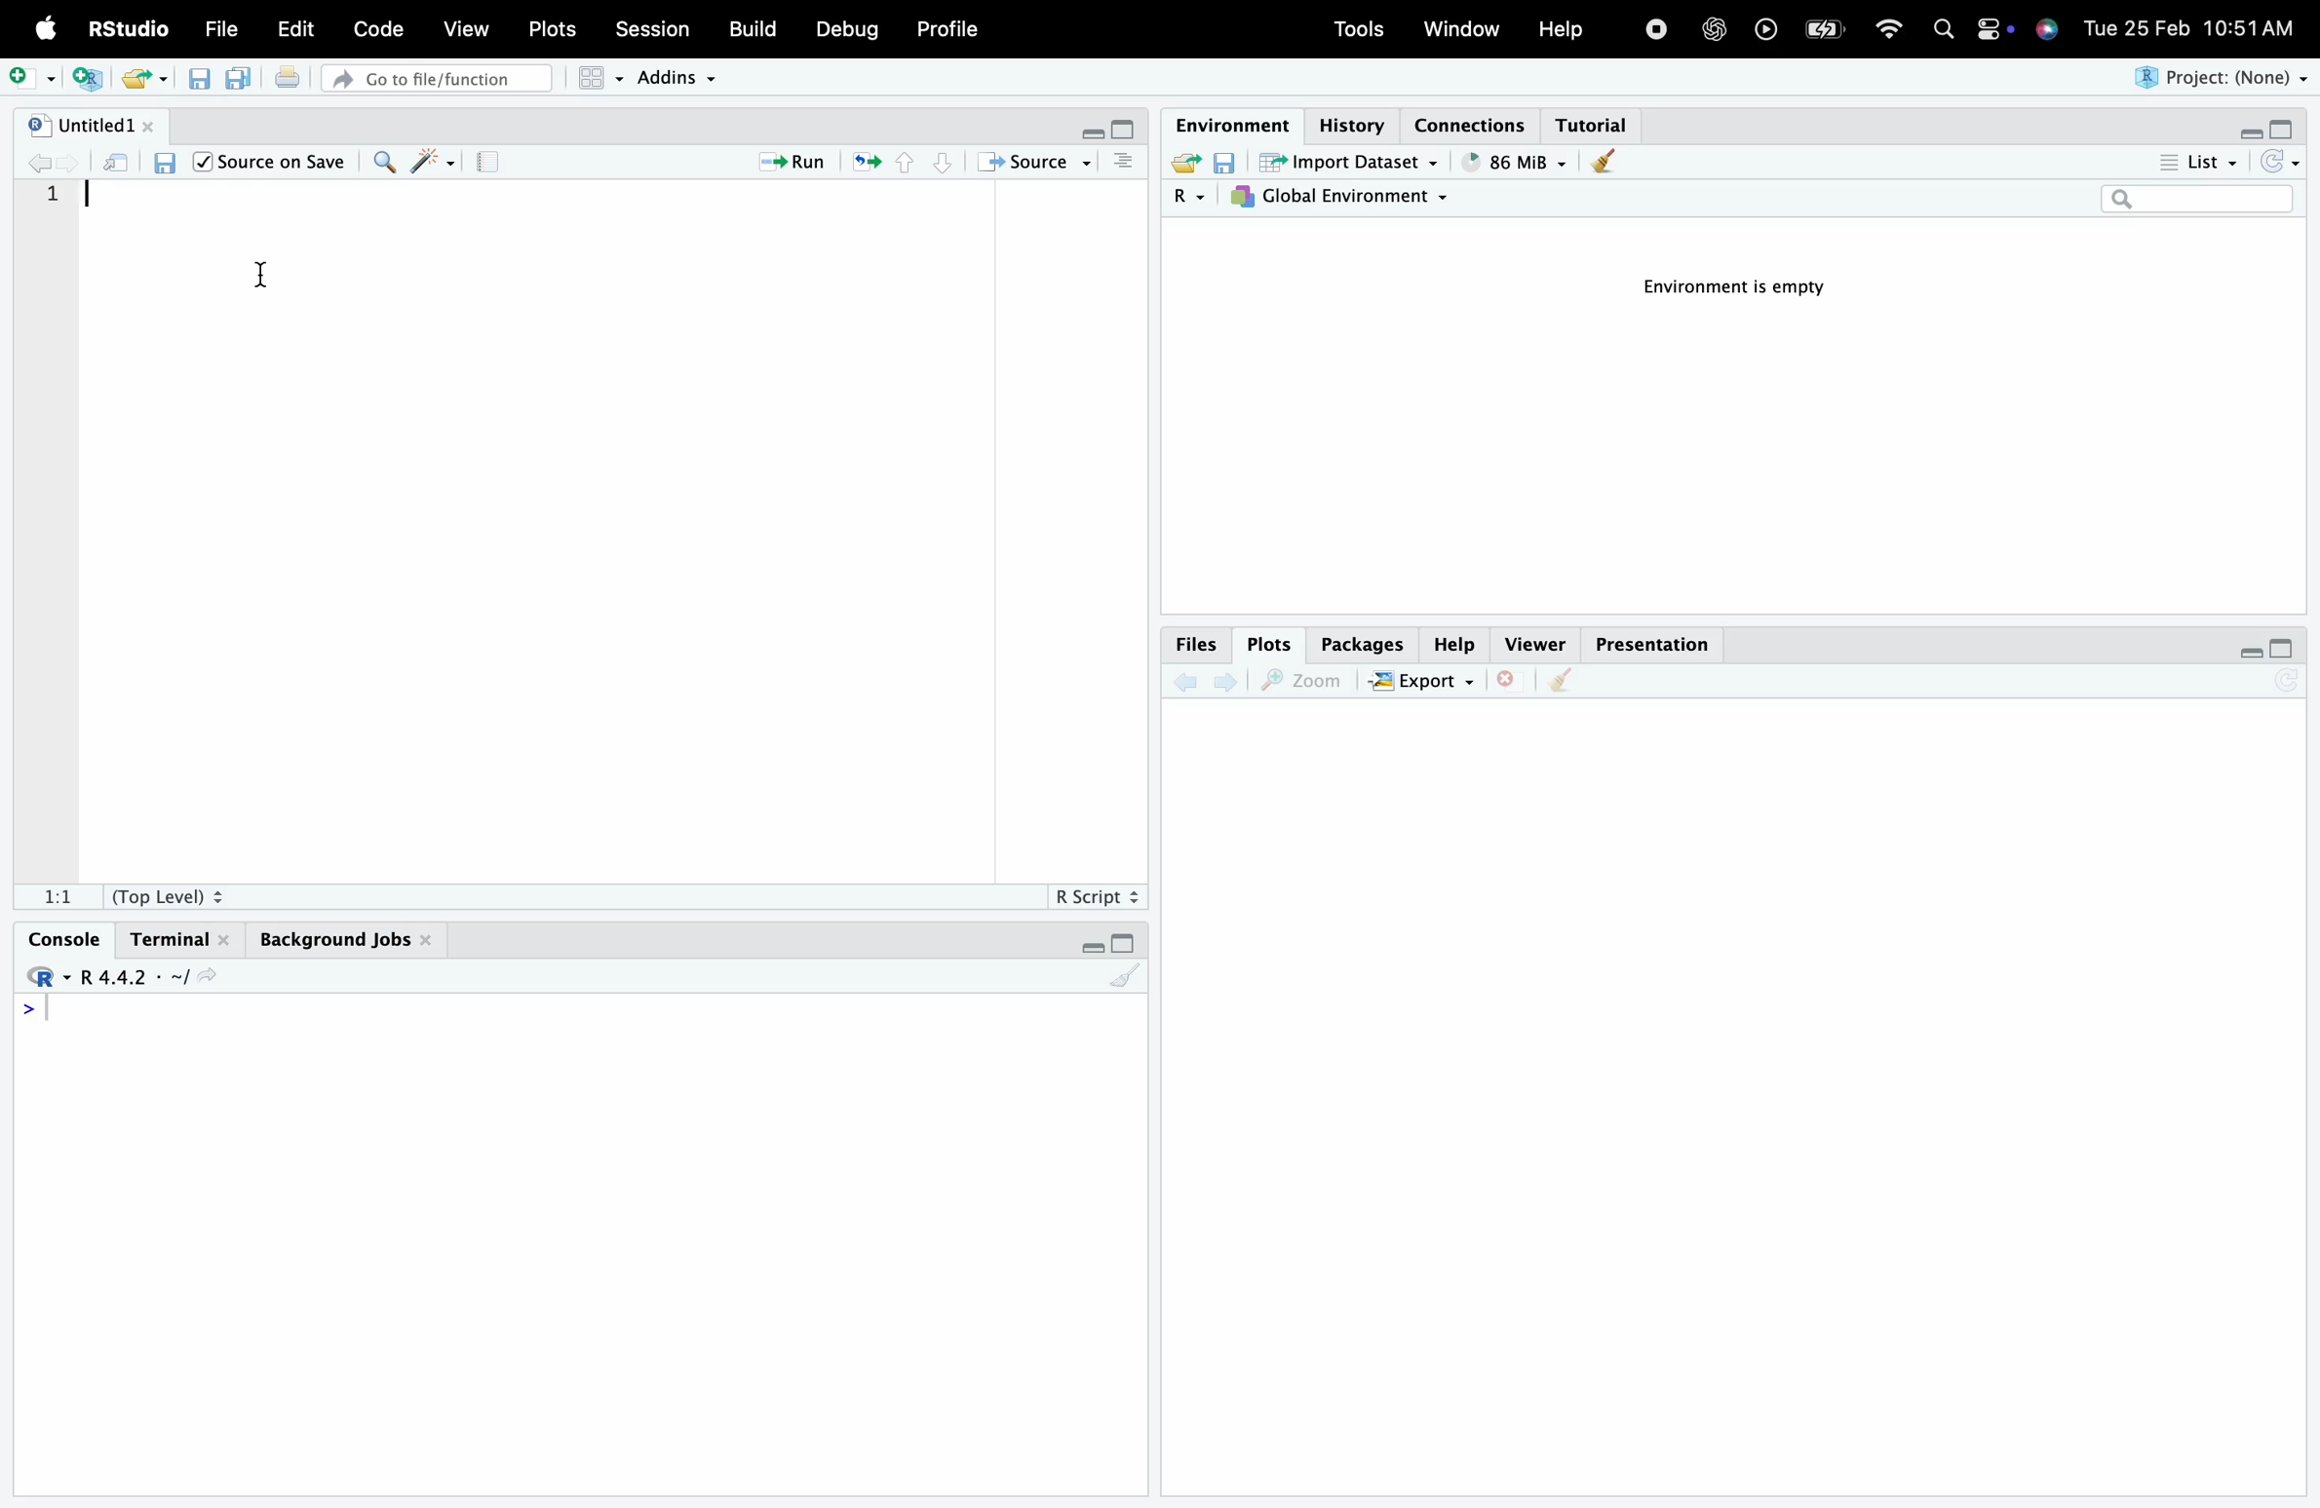 This screenshot has height=1508, width=2320. What do you see at coordinates (1126, 983) in the screenshot?
I see `clear` at bounding box center [1126, 983].